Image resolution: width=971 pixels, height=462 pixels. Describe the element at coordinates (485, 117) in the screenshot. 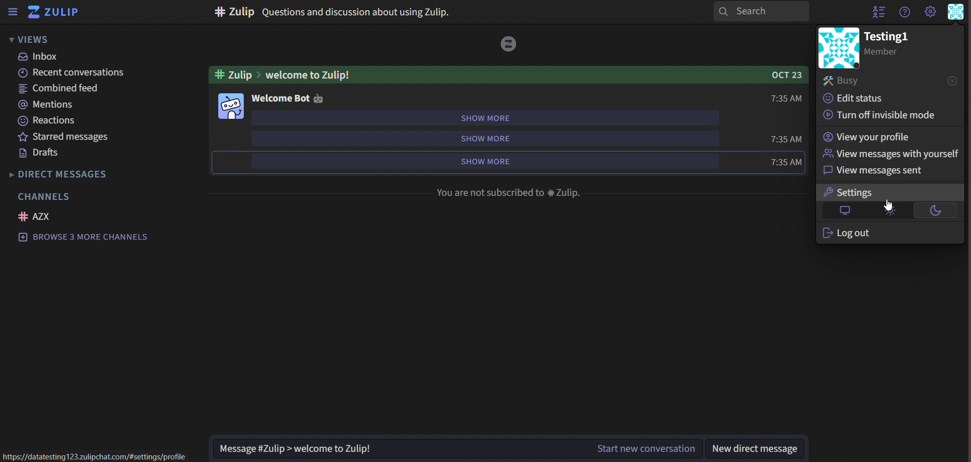

I see `show more` at that location.